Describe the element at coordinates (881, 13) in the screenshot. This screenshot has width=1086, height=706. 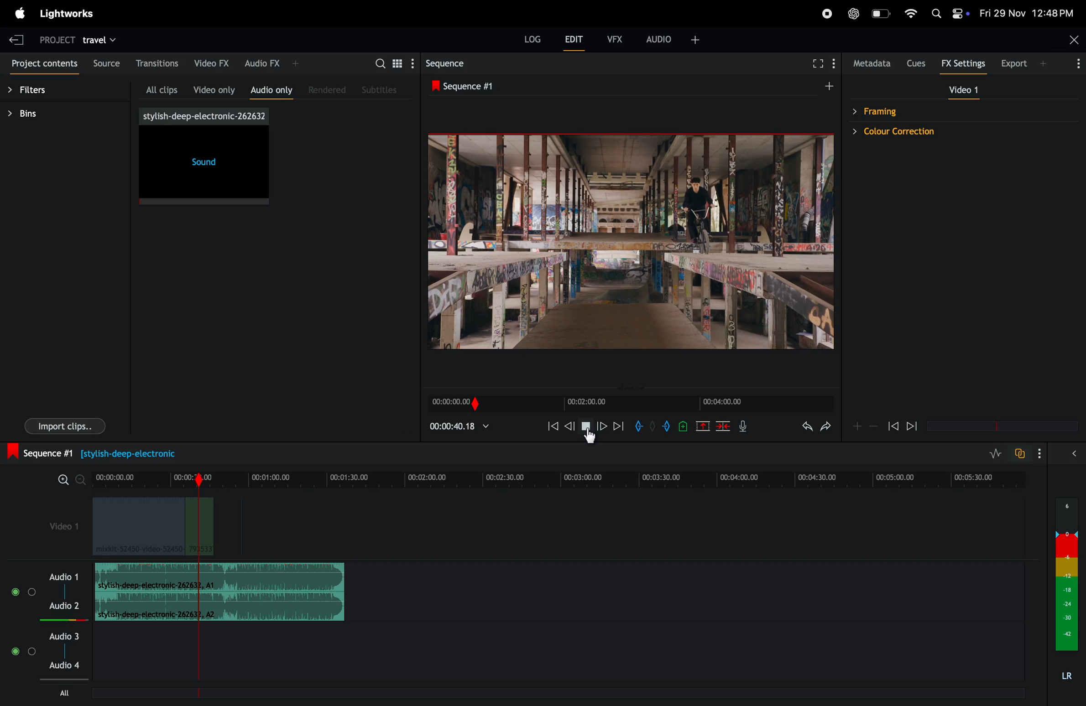
I see `battery` at that location.